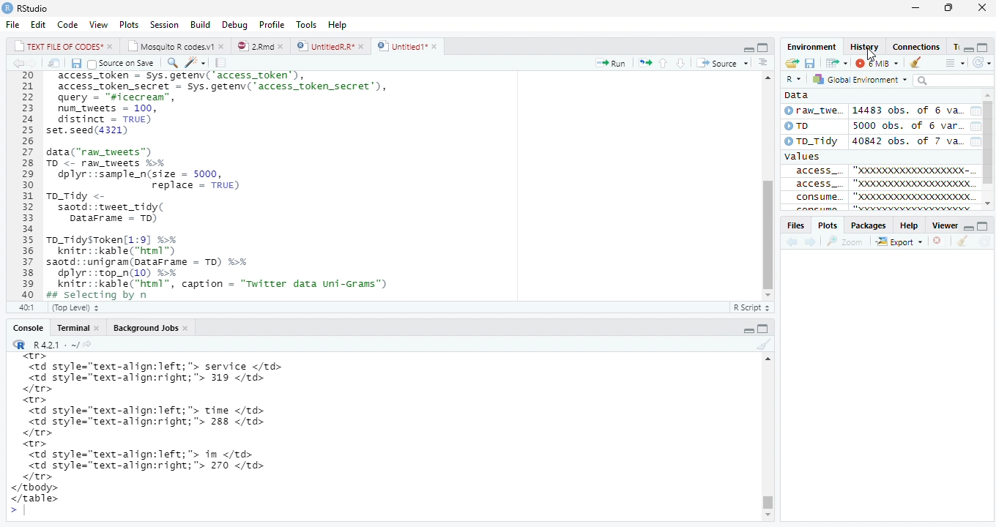 This screenshot has height=527, width=996. I want to click on Profile, so click(272, 23).